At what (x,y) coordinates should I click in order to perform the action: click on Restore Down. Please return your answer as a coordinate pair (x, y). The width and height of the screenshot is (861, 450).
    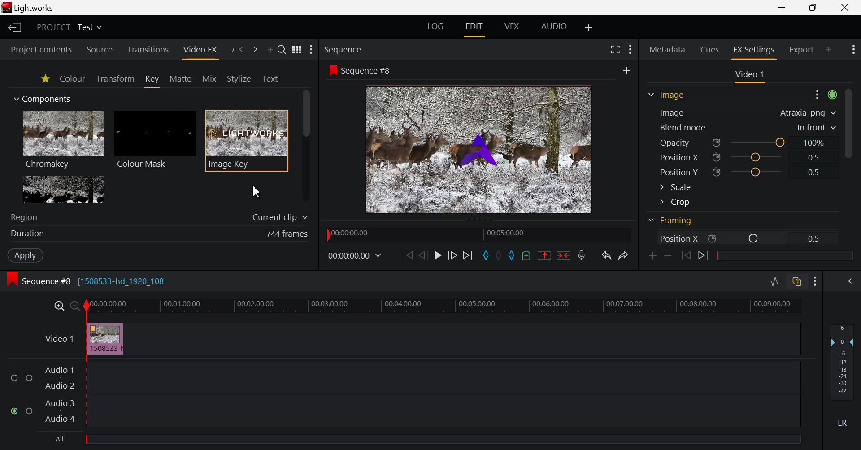
    Looking at the image, I should click on (783, 8).